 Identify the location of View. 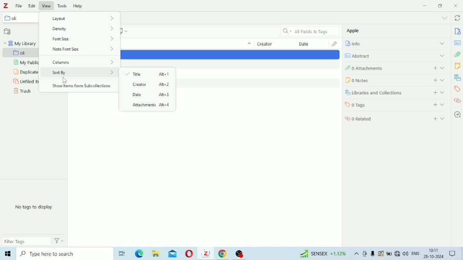
(47, 5).